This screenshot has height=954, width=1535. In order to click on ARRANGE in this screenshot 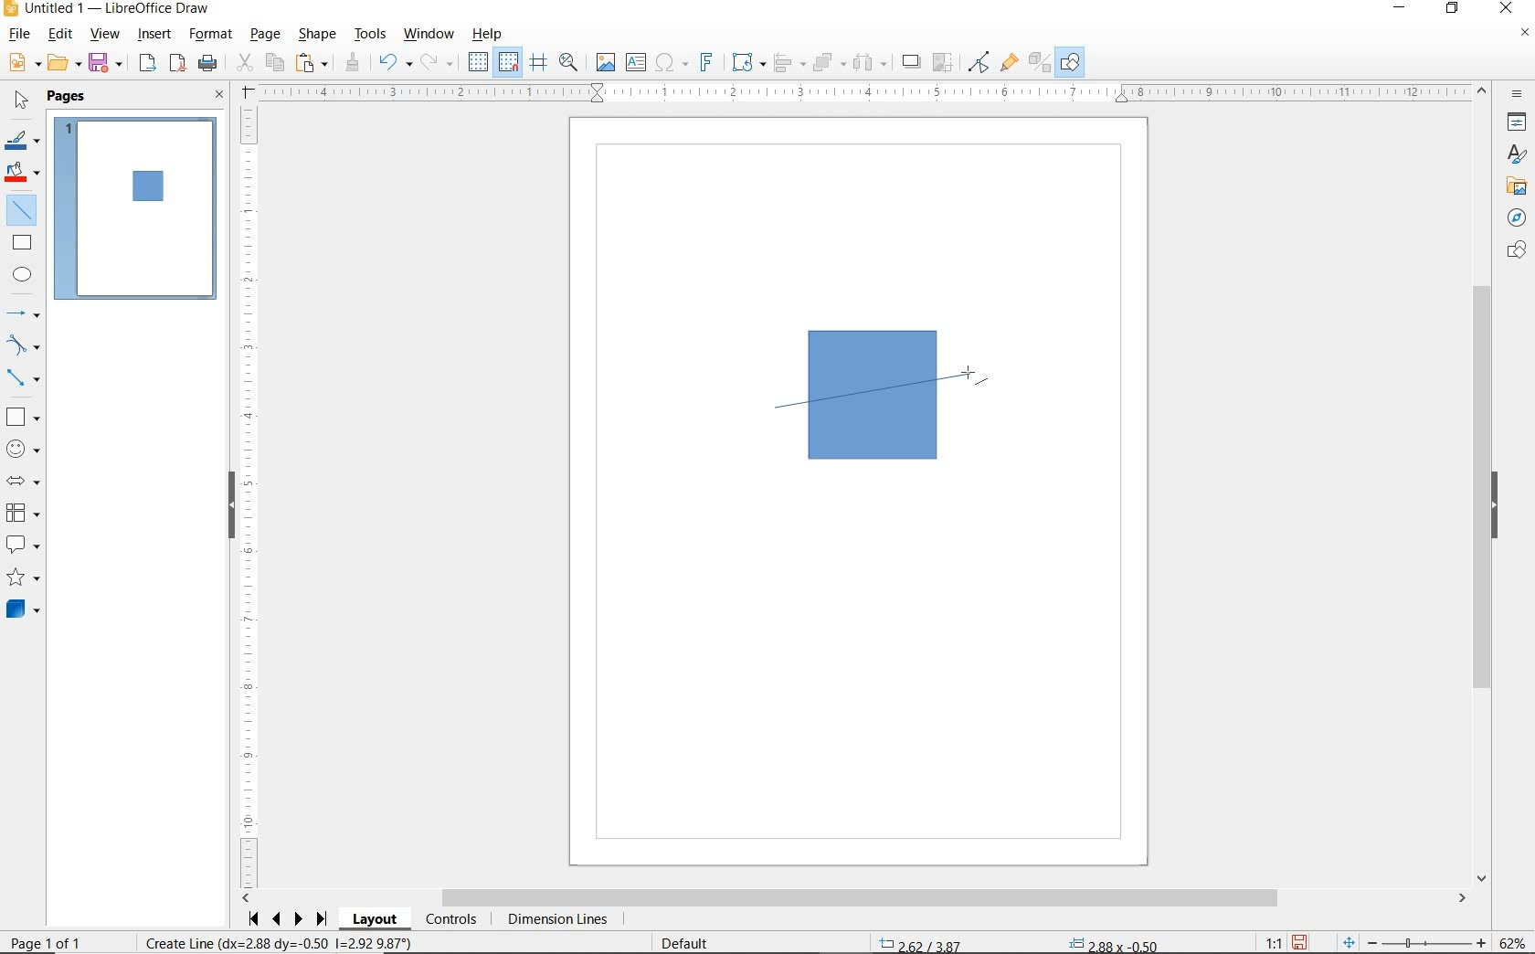, I will do `click(830, 61)`.